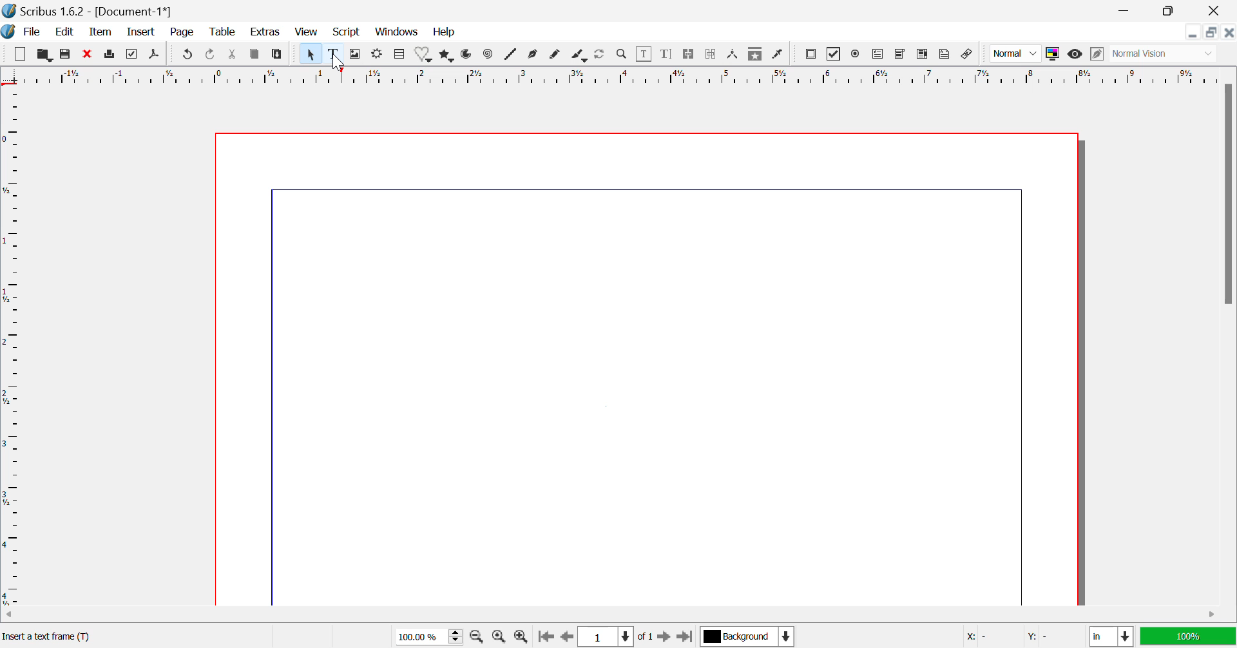 This screenshot has height=648, width=1237. What do you see at coordinates (186, 55) in the screenshot?
I see `Undo` at bounding box center [186, 55].